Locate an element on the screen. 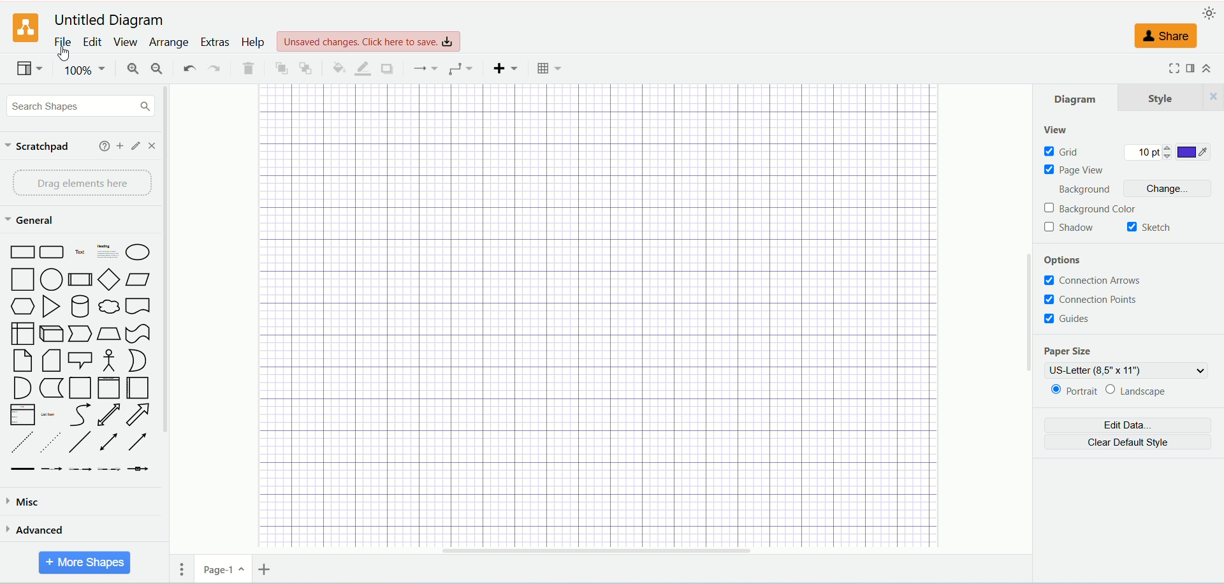 The image size is (1224, 584). search shapes is located at coordinates (80, 105).